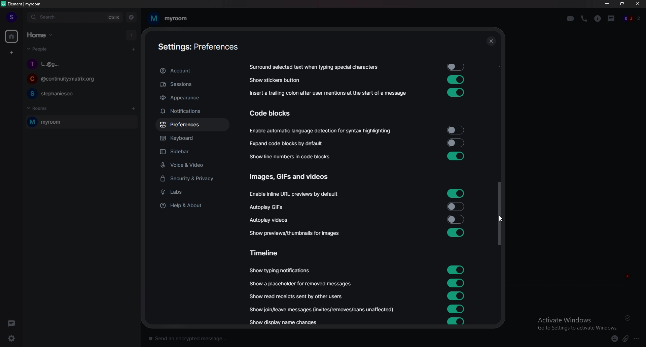  What do you see at coordinates (499, 214) in the screenshot?
I see `scroll bar` at bounding box center [499, 214].